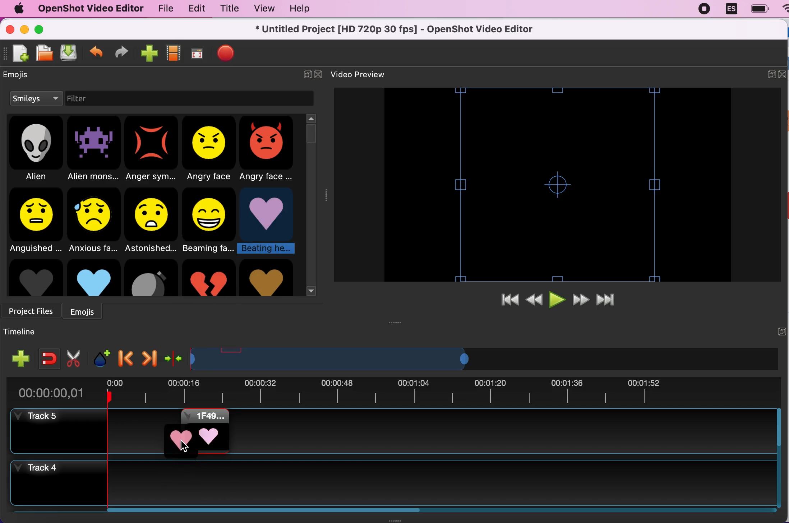 Image resolution: width=789 pixels, height=523 pixels. Describe the element at coordinates (557, 184) in the screenshot. I see `video preview` at that location.